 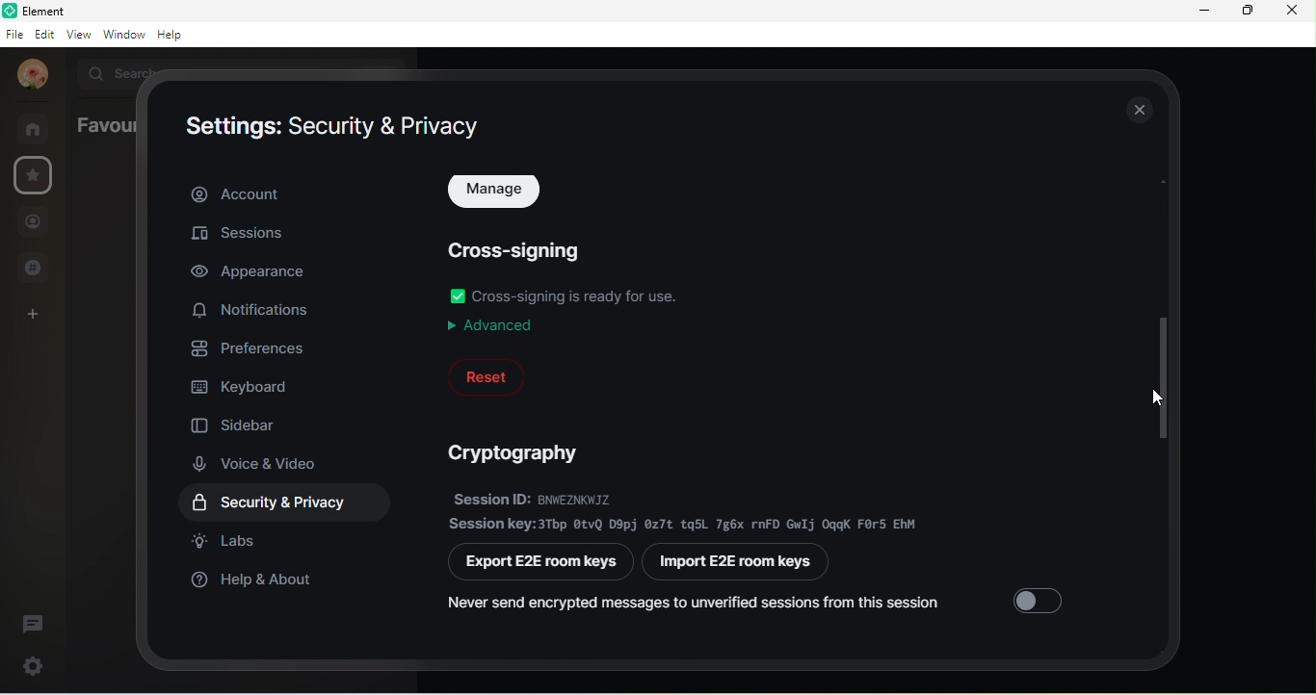 What do you see at coordinates (521, 452) in the screenshot?
I see `cryptography` at bounding box center [521, 452].